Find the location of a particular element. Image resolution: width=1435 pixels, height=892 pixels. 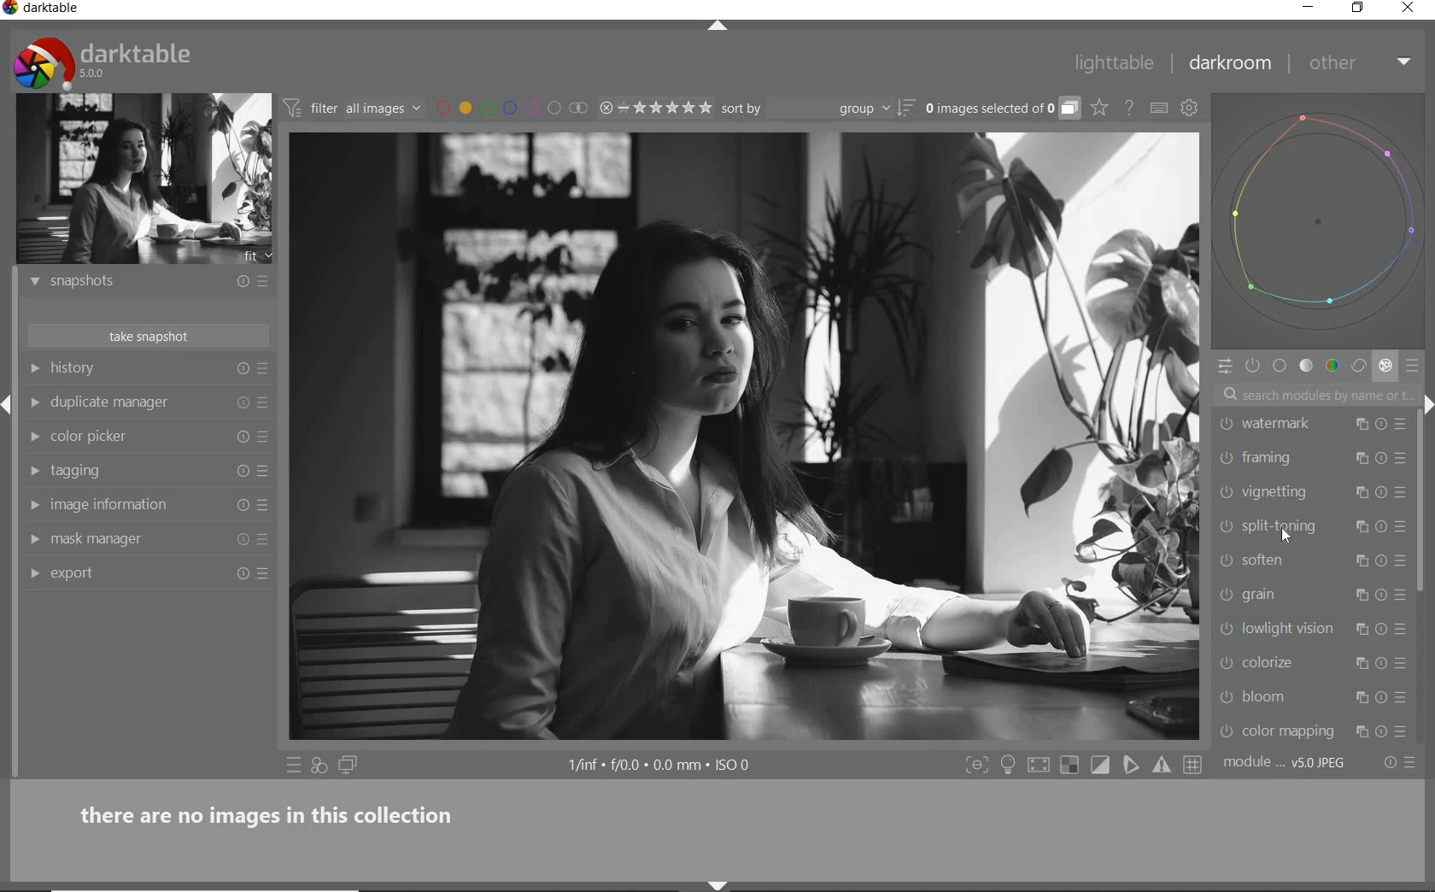

expand/collapse is located at coordinates (725, 26).